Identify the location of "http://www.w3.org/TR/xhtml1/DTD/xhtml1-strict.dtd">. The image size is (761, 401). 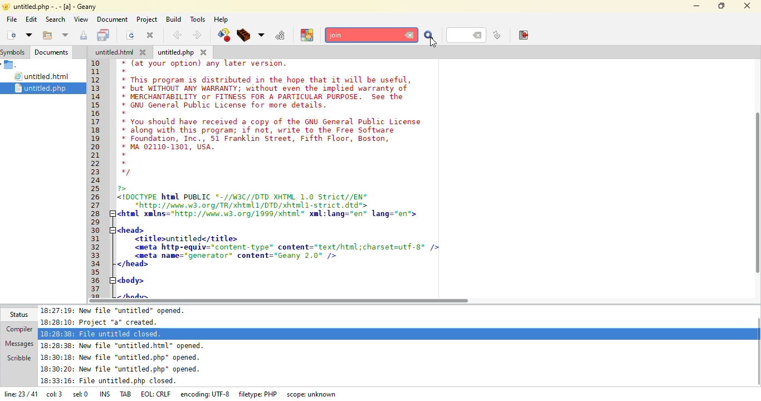
(243, 205).